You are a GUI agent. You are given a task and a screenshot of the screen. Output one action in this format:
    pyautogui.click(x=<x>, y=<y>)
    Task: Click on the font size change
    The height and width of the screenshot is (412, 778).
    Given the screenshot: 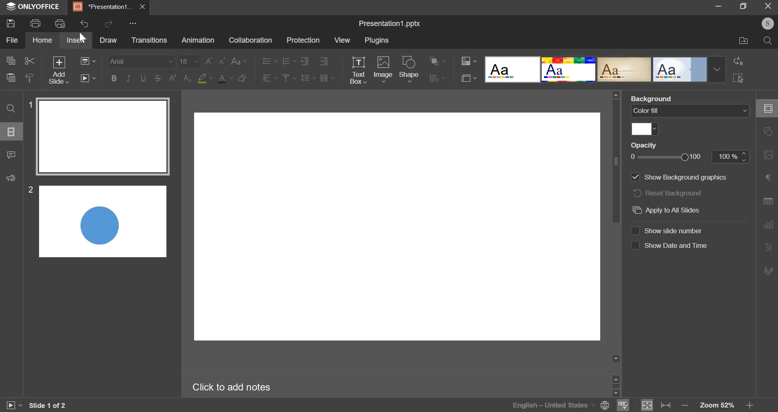 What is the action you would take?
    pyautogui.click(x=239, y=59)
    